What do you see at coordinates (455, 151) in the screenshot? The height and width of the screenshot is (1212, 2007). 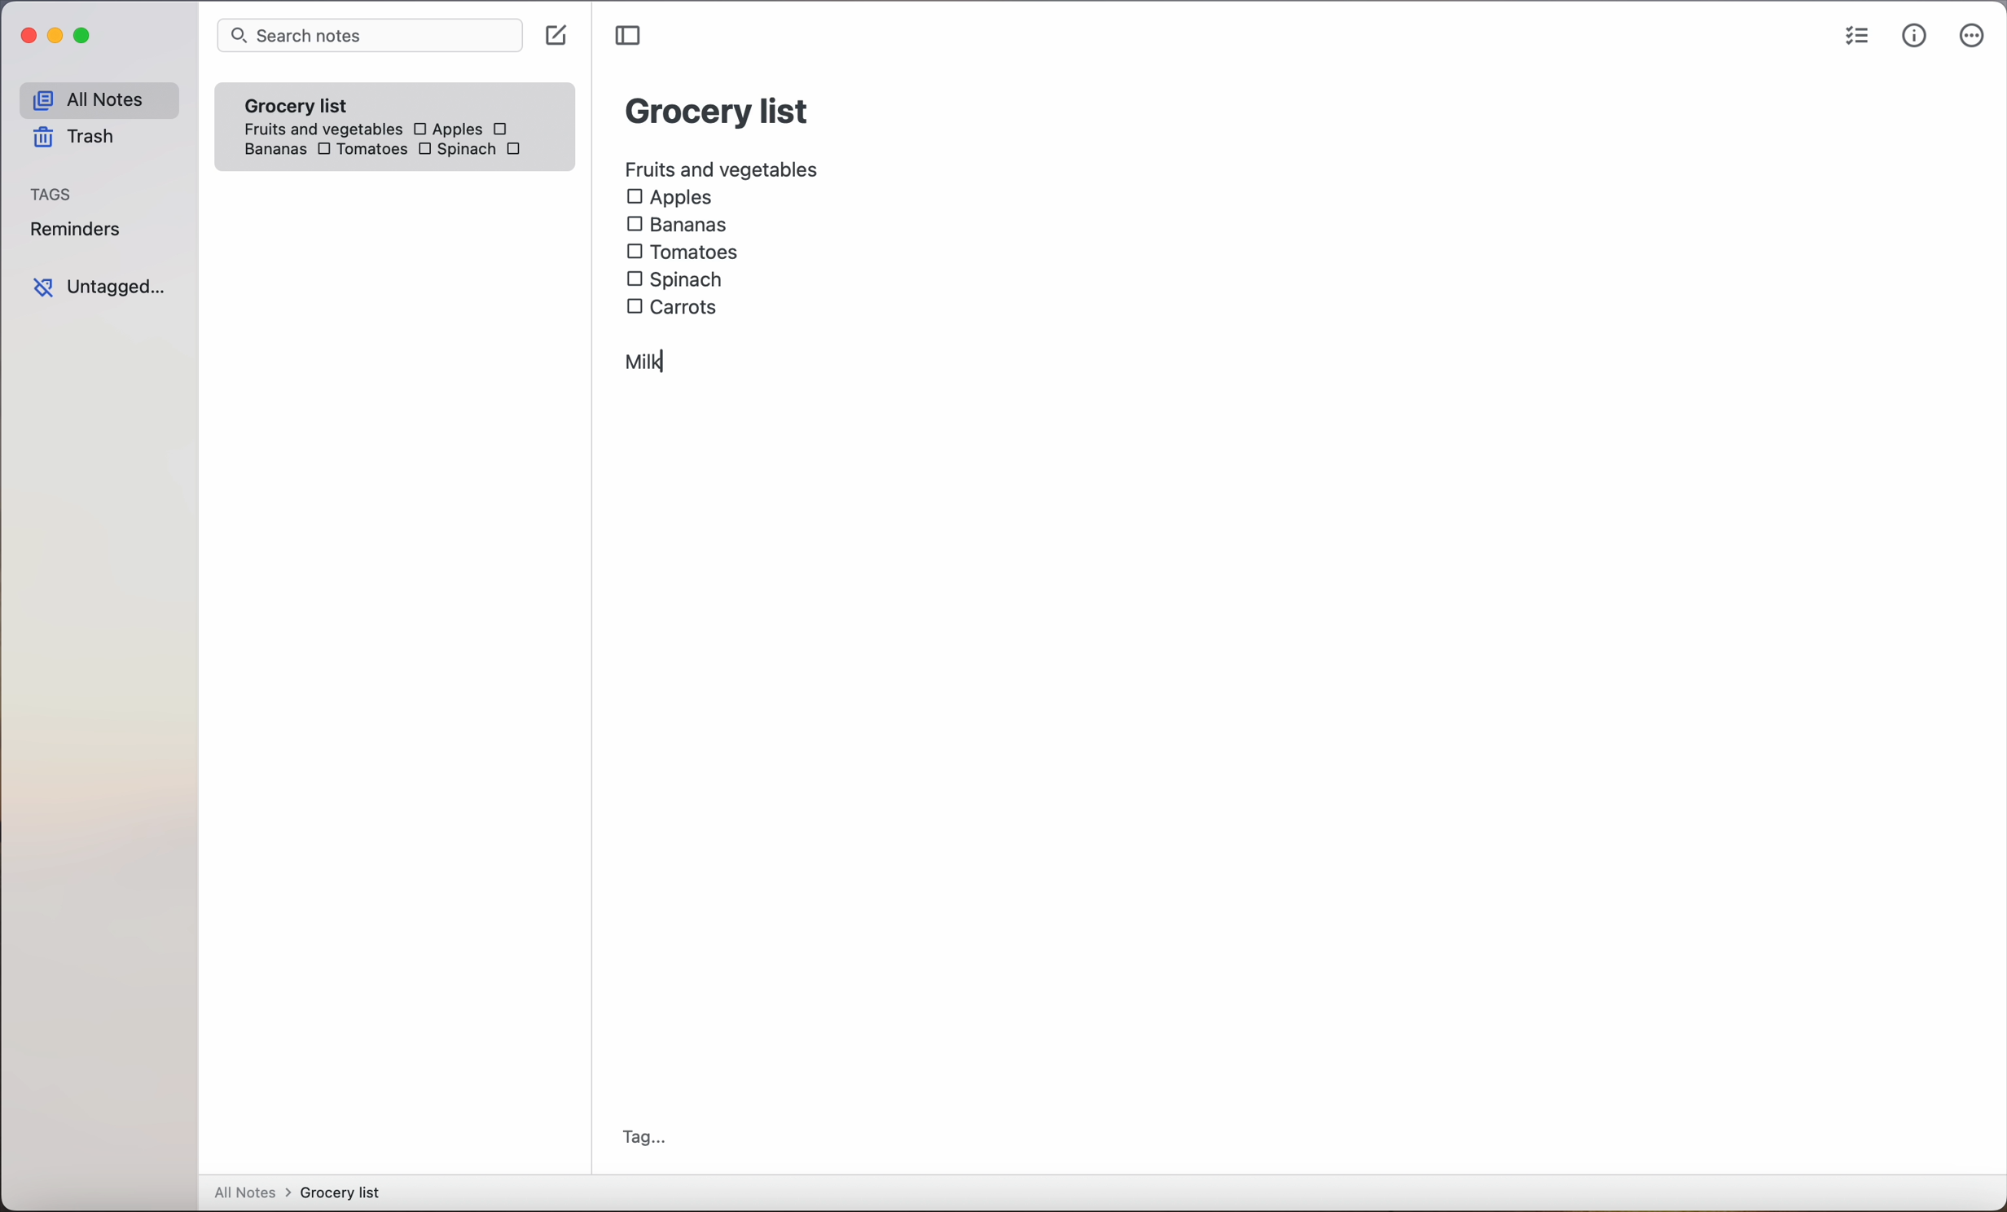 I see `Spinach checkbox` at bounding box center [455, 151].